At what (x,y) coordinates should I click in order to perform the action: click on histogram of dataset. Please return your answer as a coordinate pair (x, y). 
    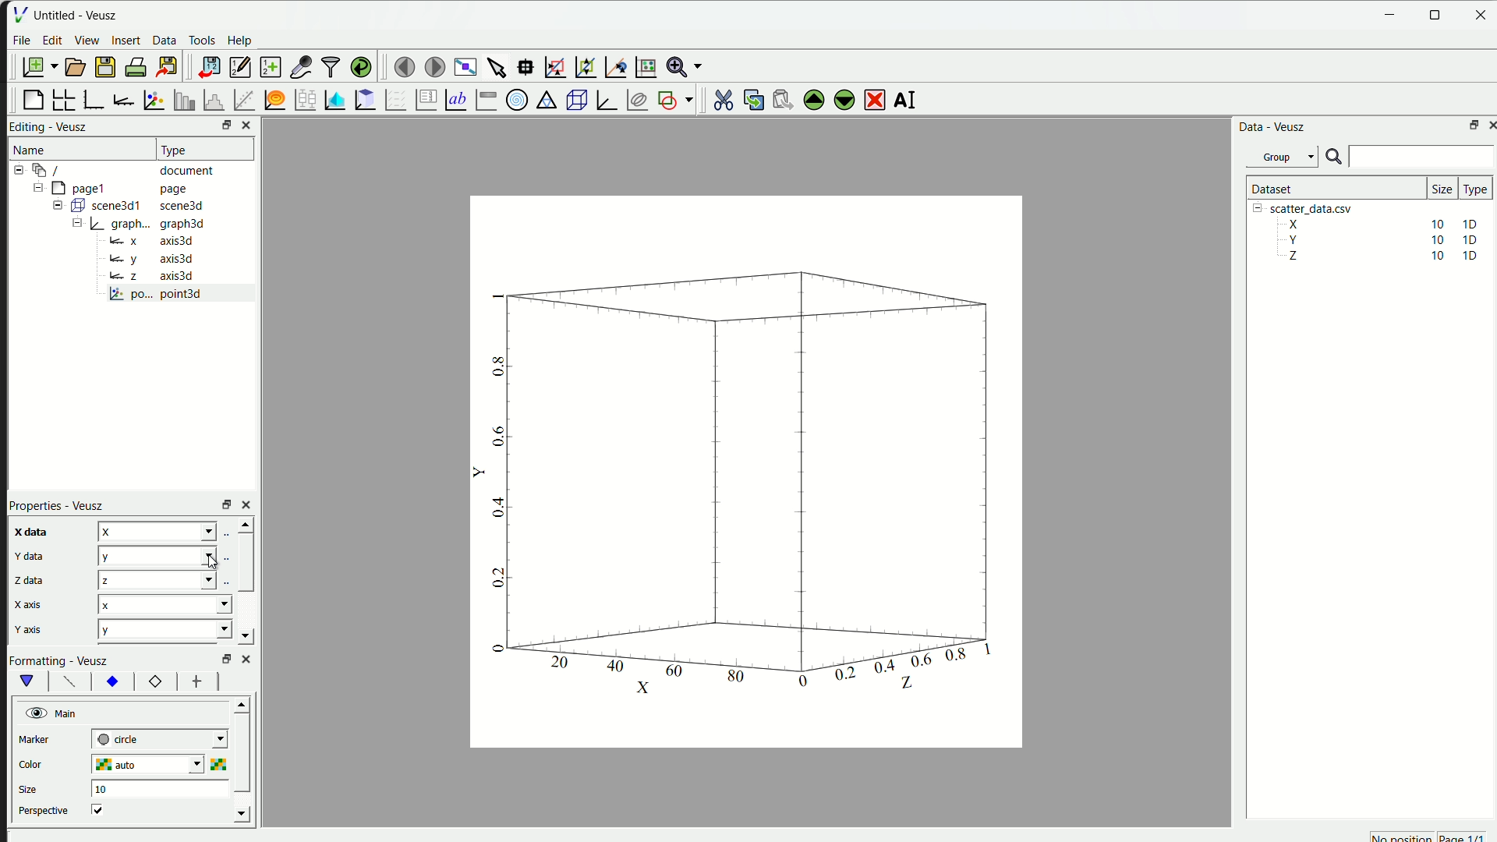
    Looking at the image, I should click on (211, 100).